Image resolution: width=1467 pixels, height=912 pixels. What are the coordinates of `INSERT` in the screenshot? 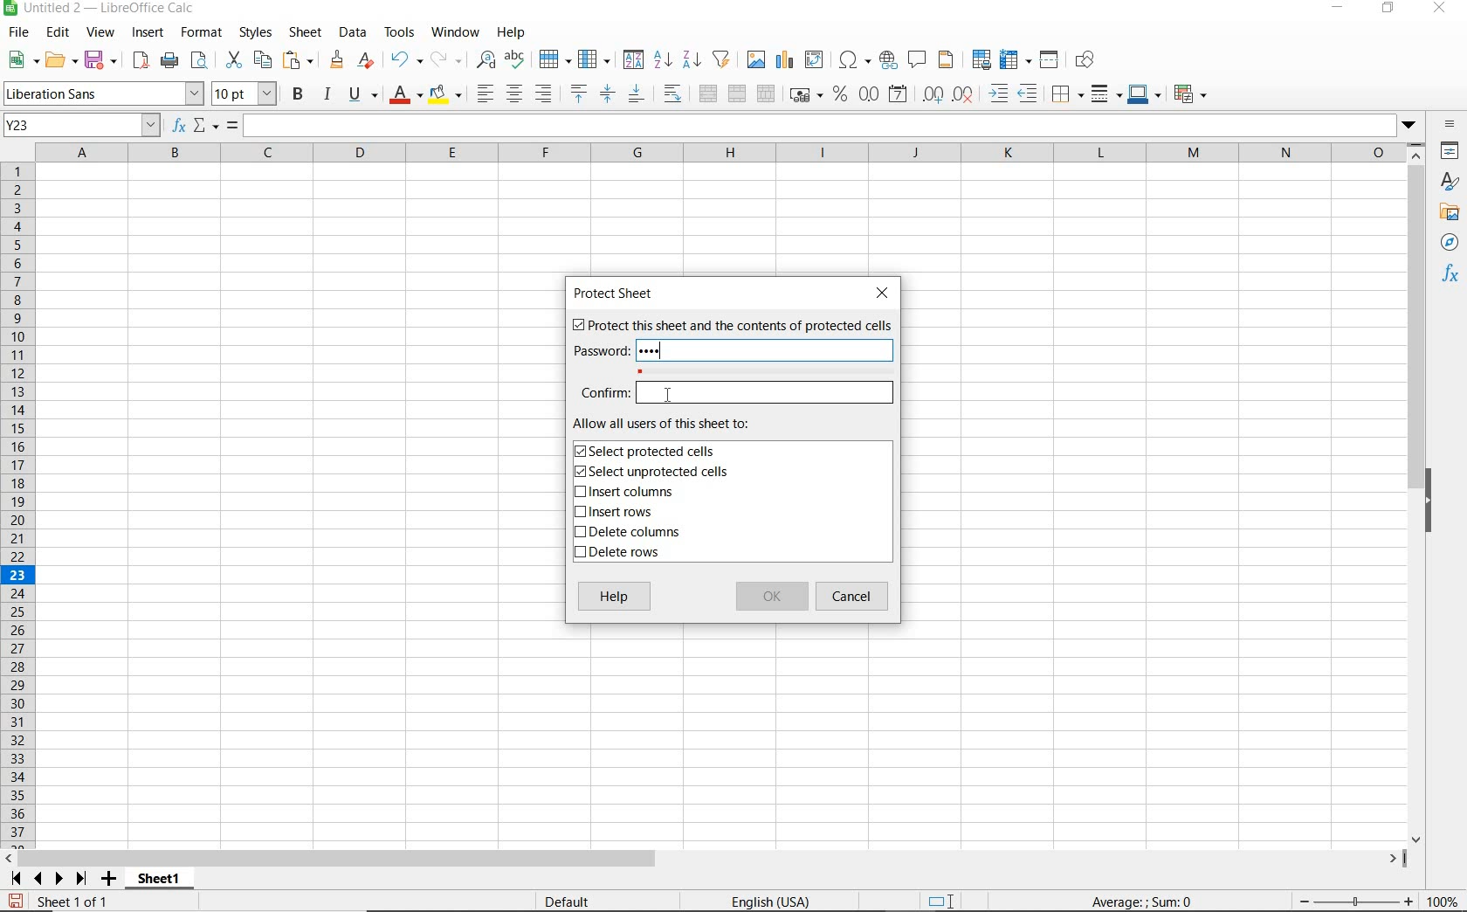 It's located at (148, 33).